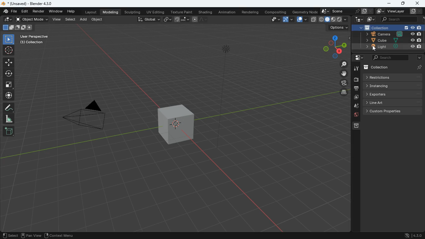 The image size is (425, 239). Describe the element at coordinates (393, 102) in the screenshot. I see `line art` at that location.